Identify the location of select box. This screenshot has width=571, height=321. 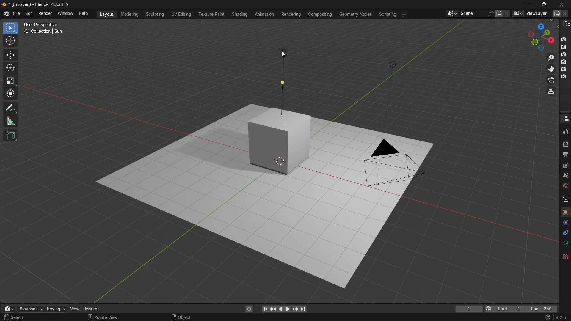
(11, 28).